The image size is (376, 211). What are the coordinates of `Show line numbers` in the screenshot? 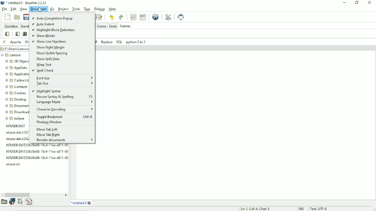 It's located at (50, 42).